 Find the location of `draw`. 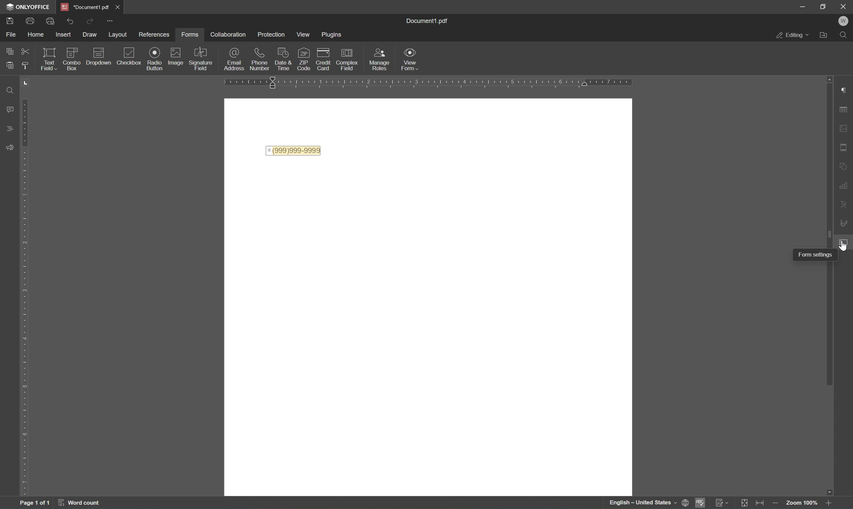

draw is located at coordinates (88, 35).